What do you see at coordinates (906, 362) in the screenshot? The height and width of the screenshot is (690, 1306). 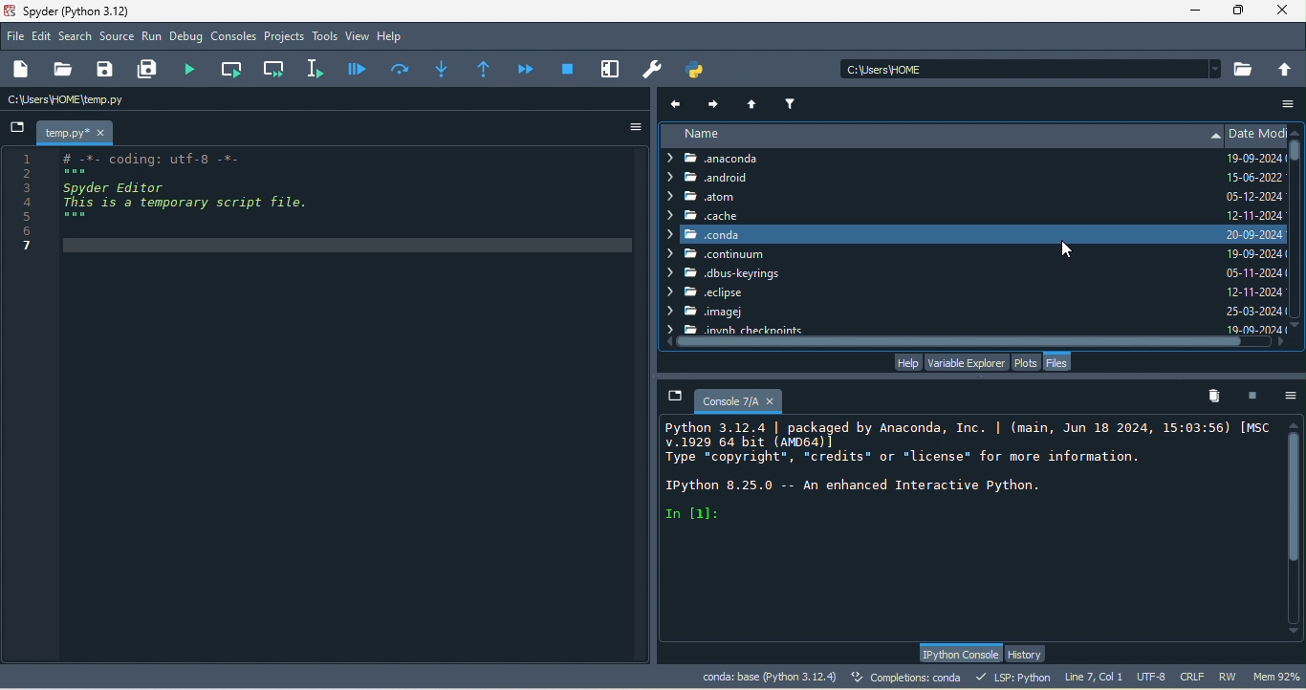 I see `help` at bounding box center [906, 362].